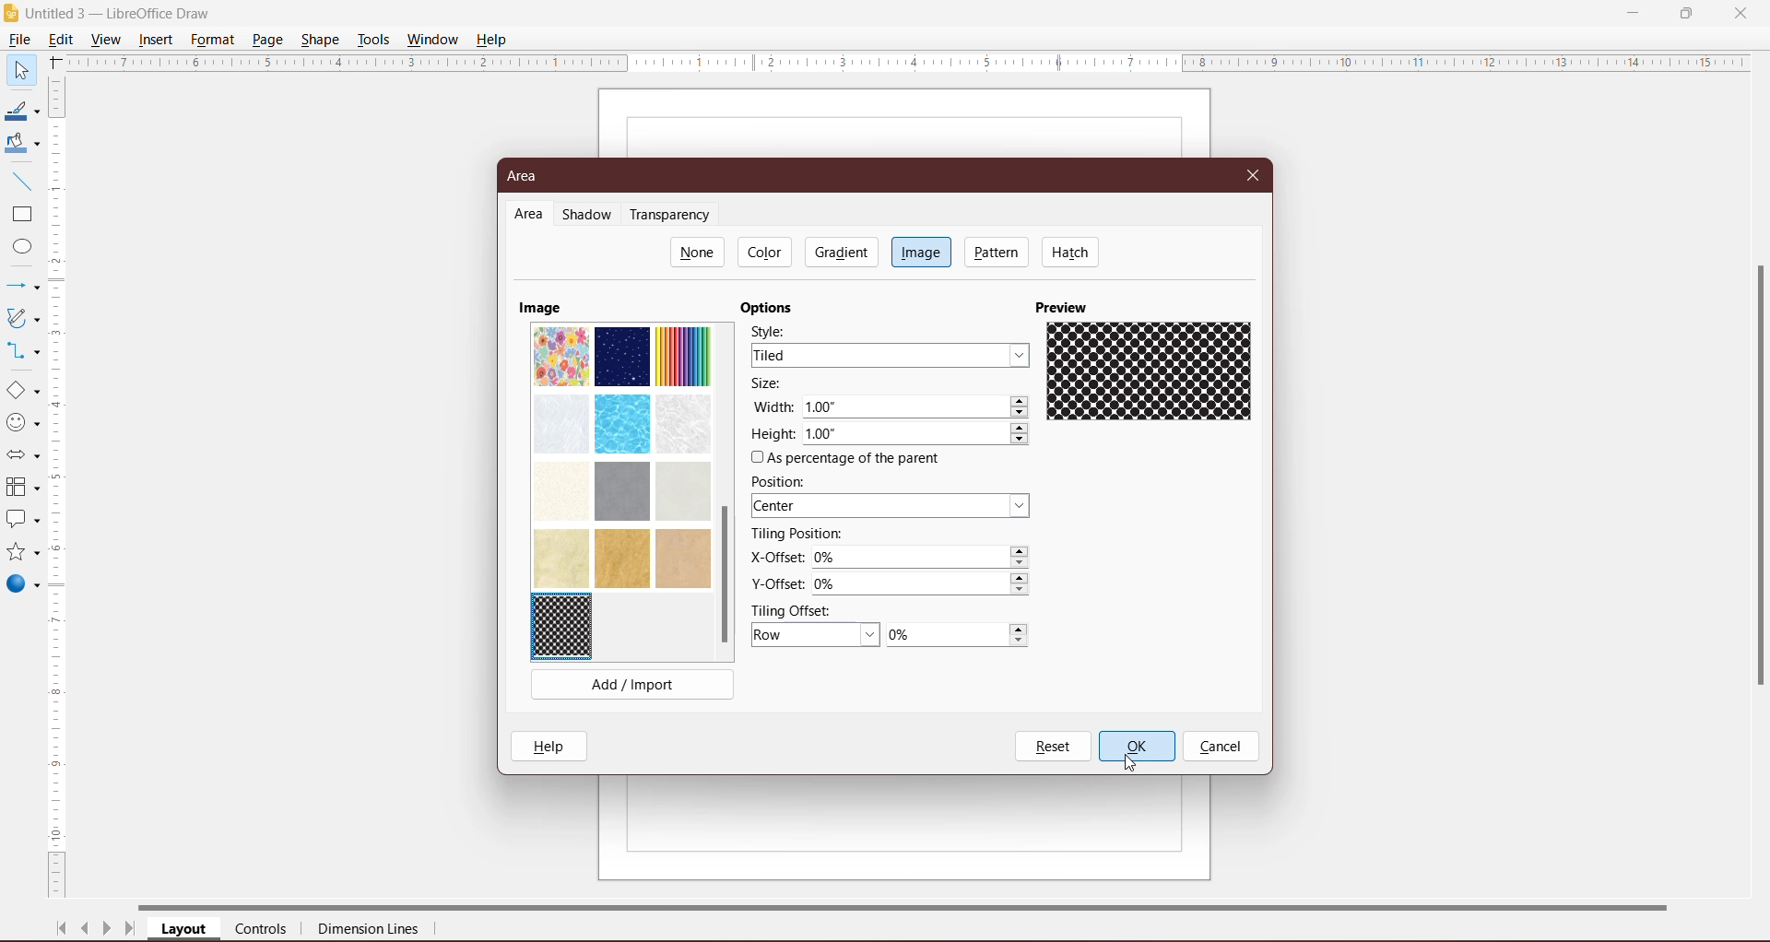 This screenshot has height=942, width=1770. Describe the element at coordinates (773, 406) in the screenshot. I see `Width` at that location.